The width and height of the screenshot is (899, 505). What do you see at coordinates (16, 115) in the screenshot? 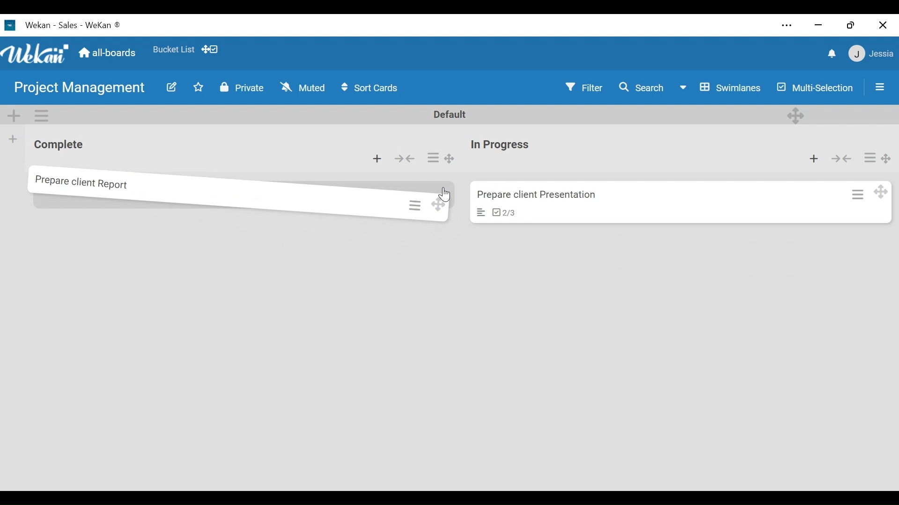
I see `Add Swimlane` at bounding box center [16, 115].